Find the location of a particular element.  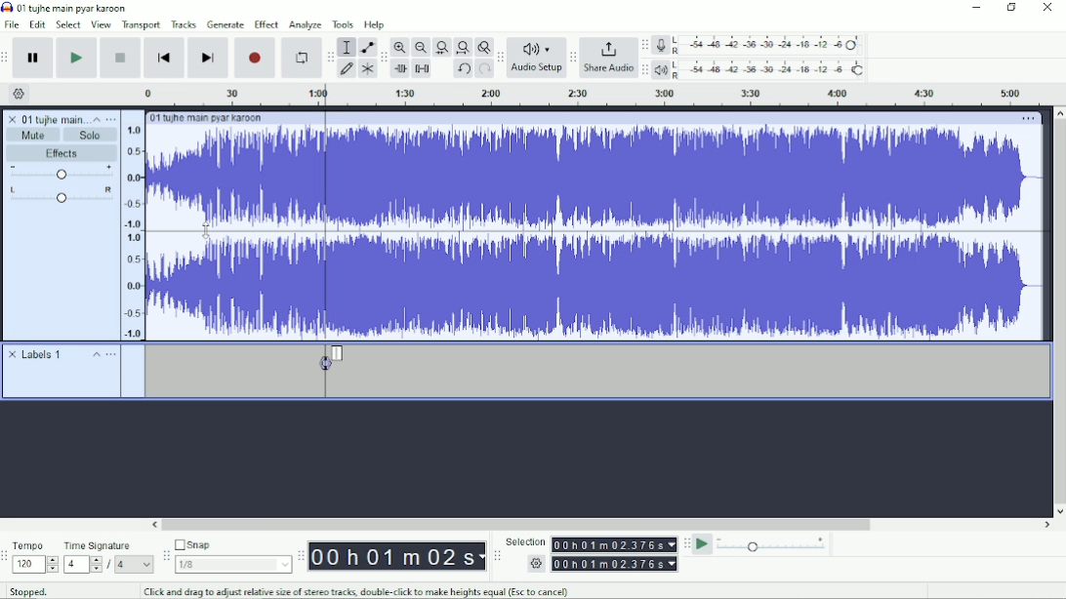

Audacity play-at-speed is located at coordinates (686, 544).